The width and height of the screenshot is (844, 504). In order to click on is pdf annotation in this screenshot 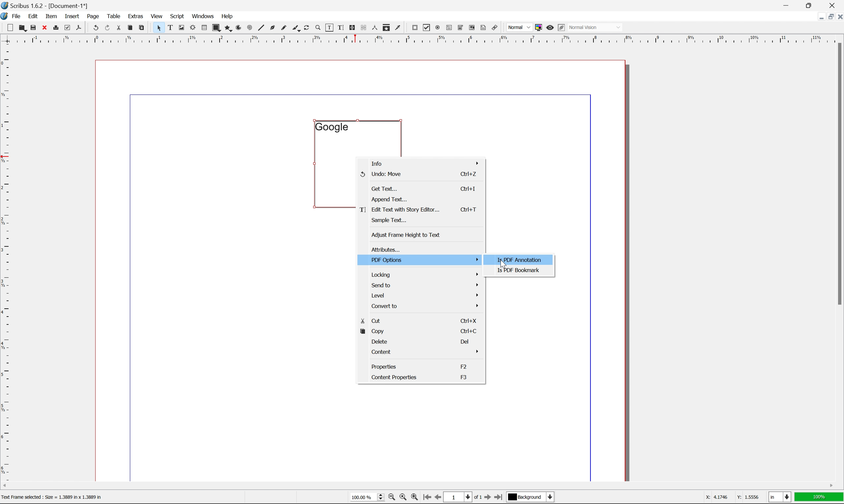, I will do `click(520, 259)`.